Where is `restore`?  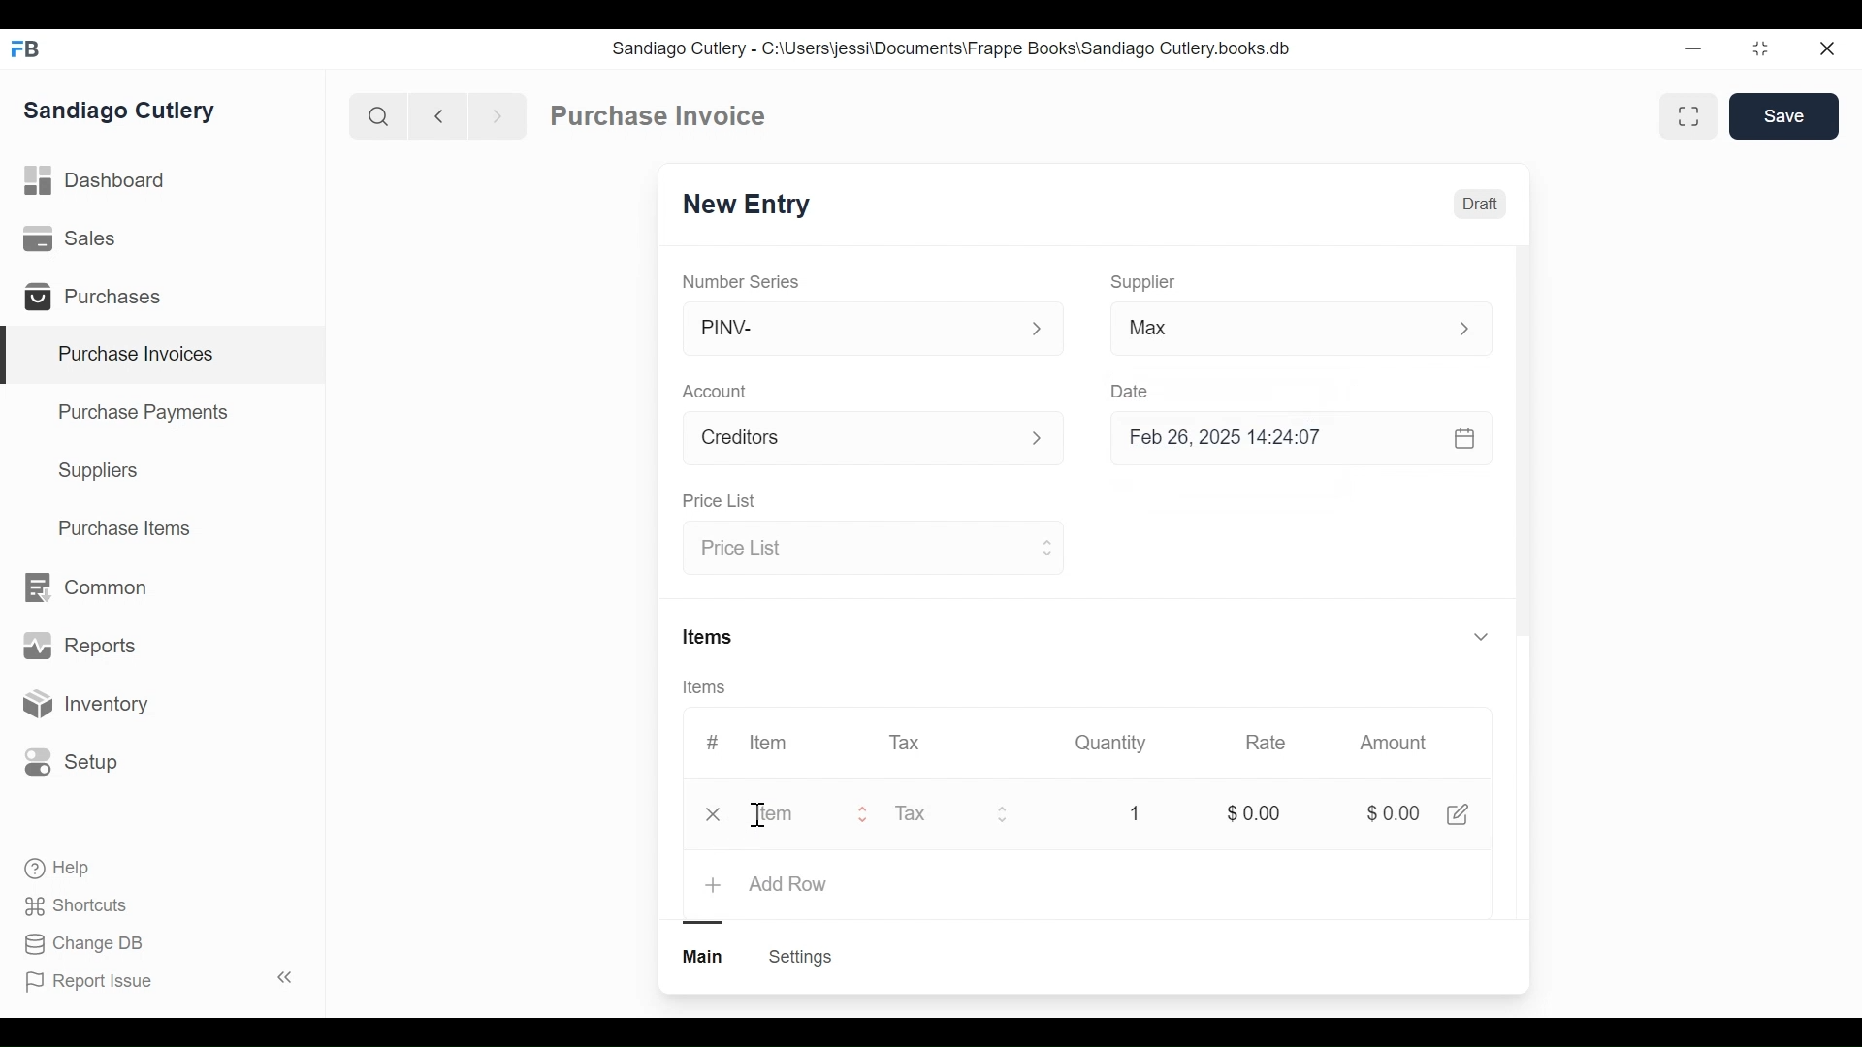
restore is located at coordinates (1758, 49).